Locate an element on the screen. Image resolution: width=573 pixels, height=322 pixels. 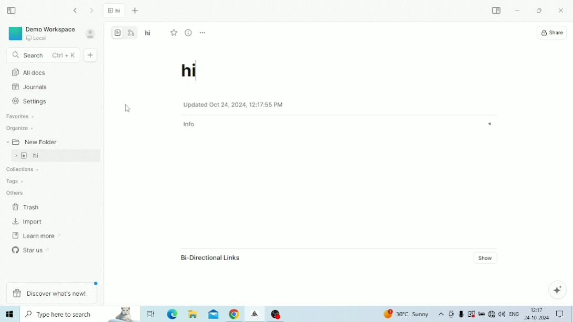
Expand sidebar is located at coordinates (497, 10).